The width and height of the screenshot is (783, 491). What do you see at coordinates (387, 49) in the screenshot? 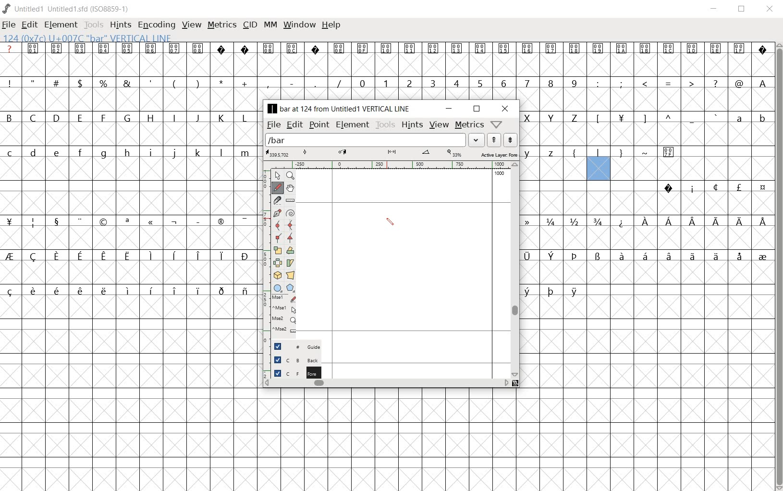
I see `special symbols` at bounding box center [387, 49].